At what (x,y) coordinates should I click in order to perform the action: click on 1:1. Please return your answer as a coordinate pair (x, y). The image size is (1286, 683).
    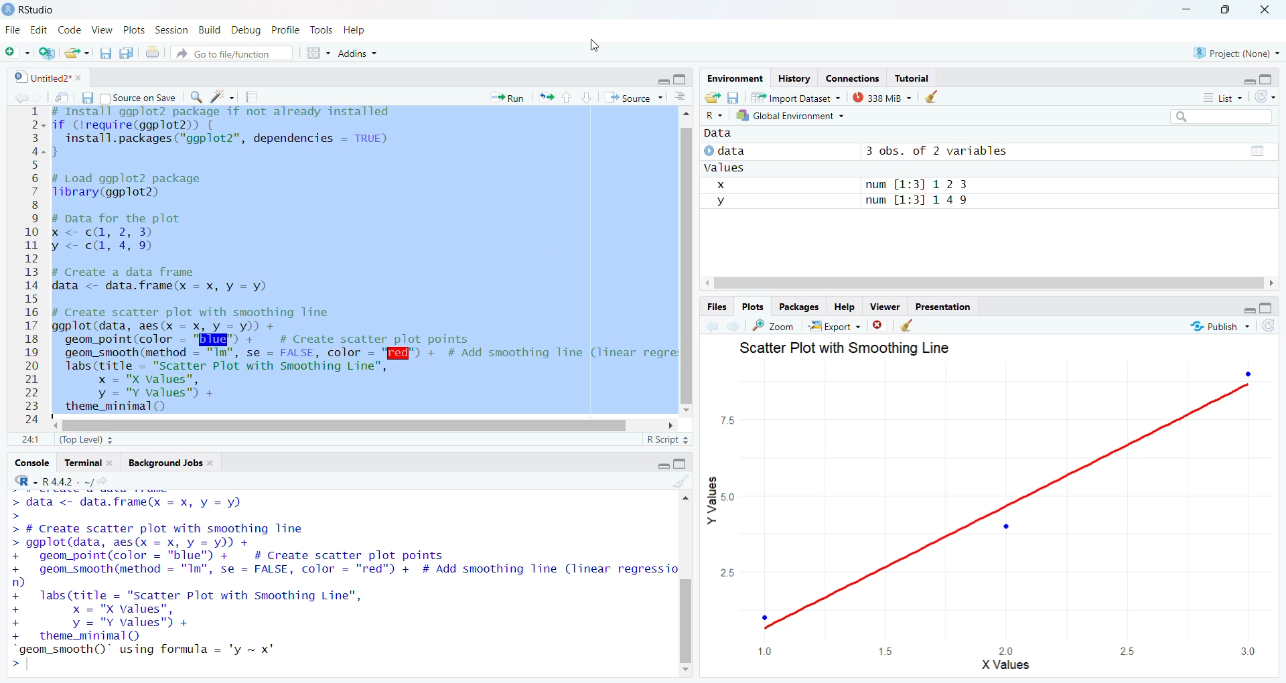
    Looking at the image, I should click on (29, 439).